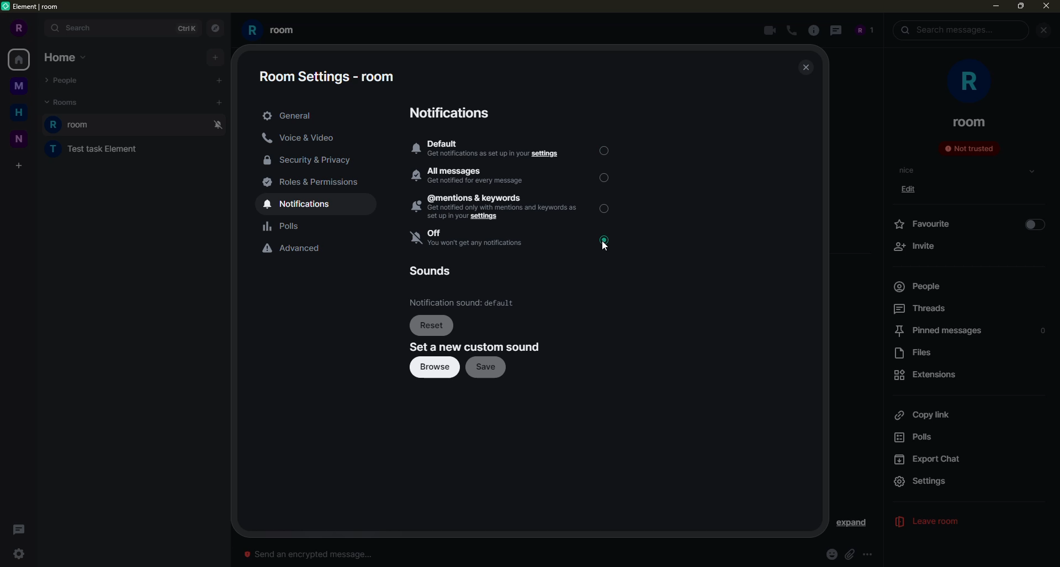  What do you see at coordinates (880, 296) in the screenshot?
I see `scroll bar` at bounding box center [880, 296].